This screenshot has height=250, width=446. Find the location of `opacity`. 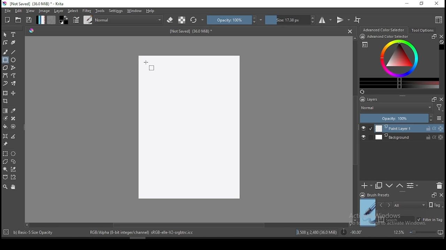

opacity is located at coordinates (234, 20).